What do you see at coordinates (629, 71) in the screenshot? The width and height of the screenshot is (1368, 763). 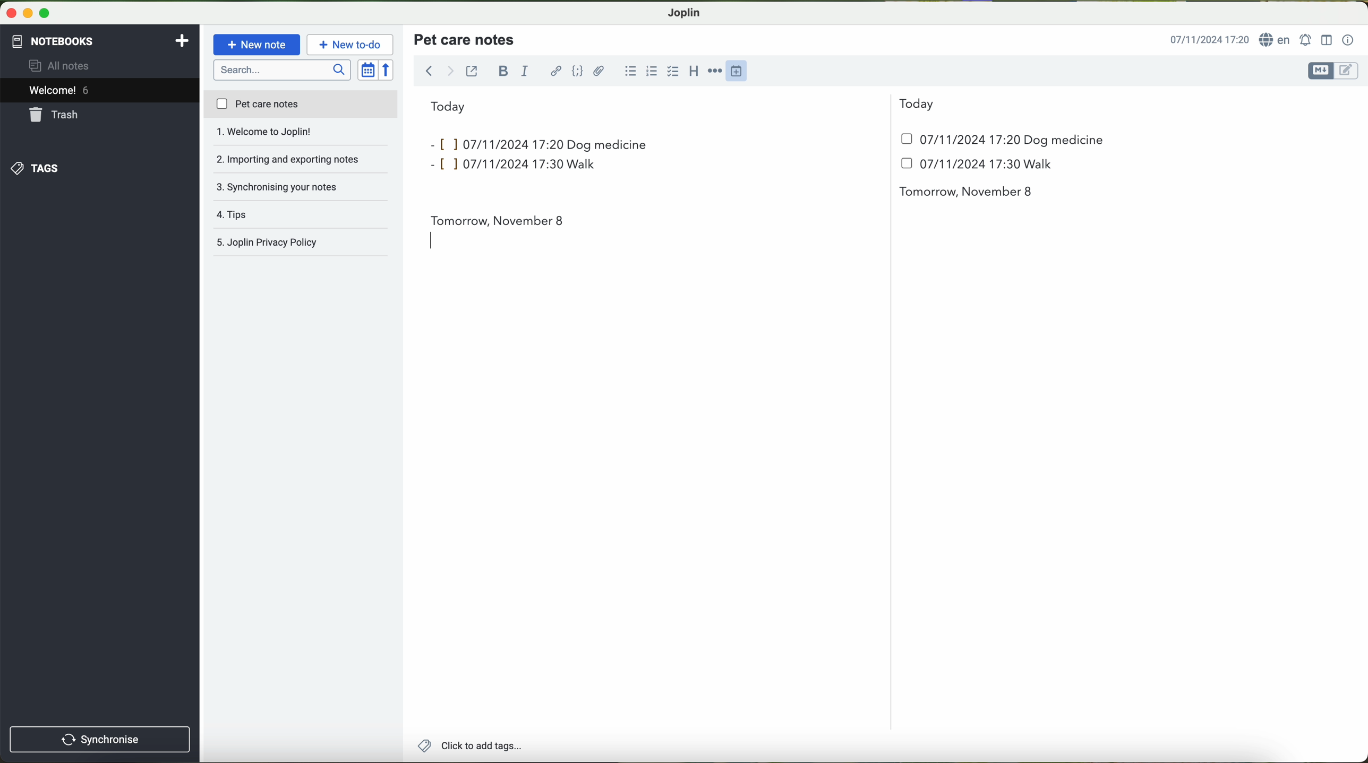 I see `bulleted list` at bounding box center [629, 71].